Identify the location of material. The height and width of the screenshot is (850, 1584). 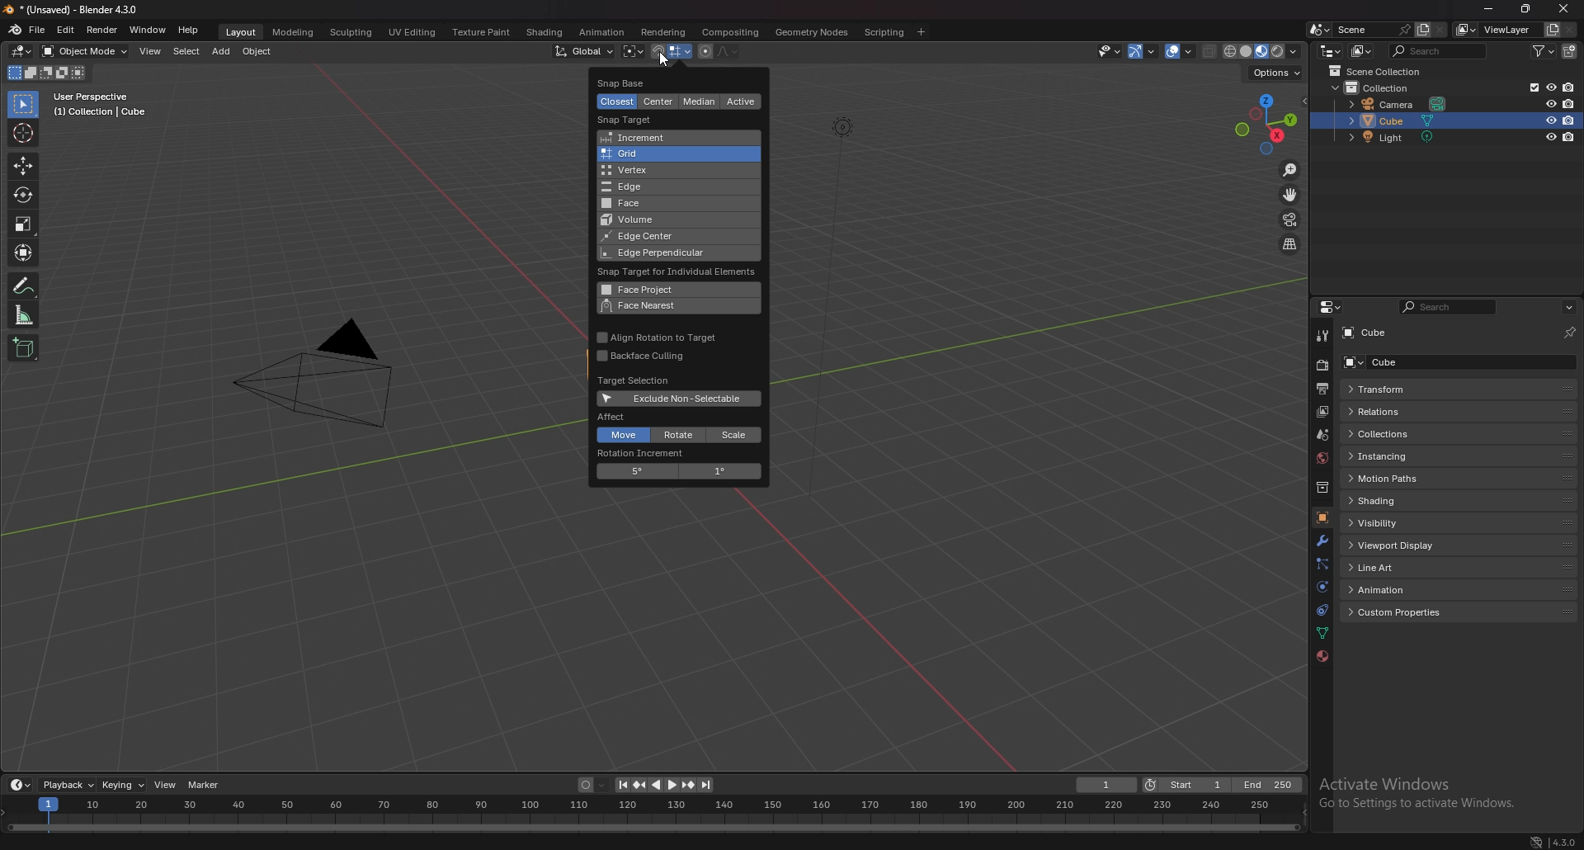
(1322, 657).